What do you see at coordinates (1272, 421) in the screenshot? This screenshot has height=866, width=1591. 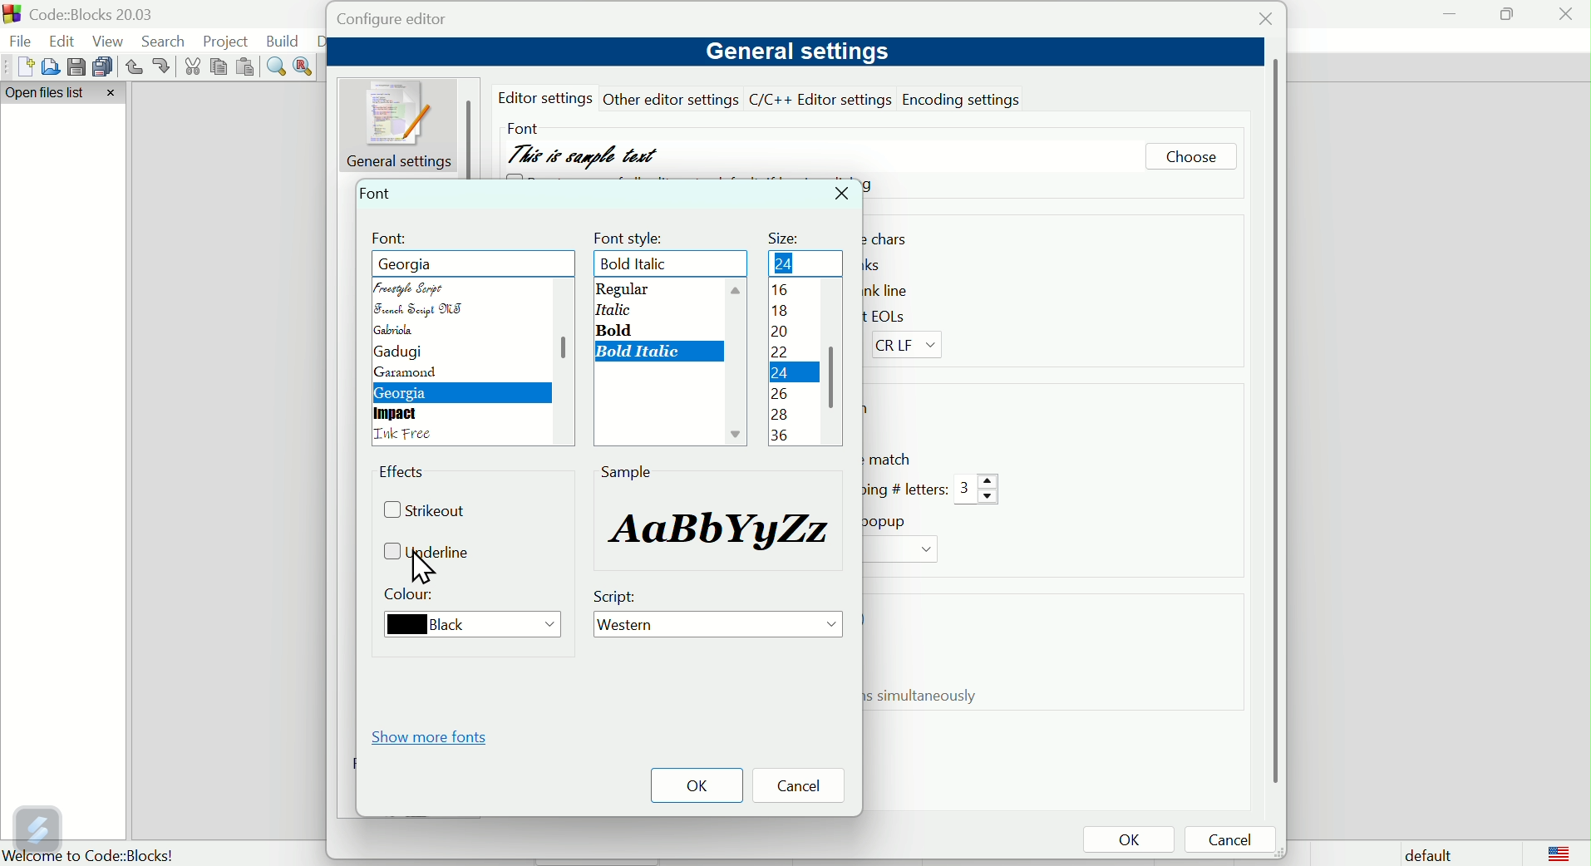 I see `scroll bar` at bounding box center [1272, 421].